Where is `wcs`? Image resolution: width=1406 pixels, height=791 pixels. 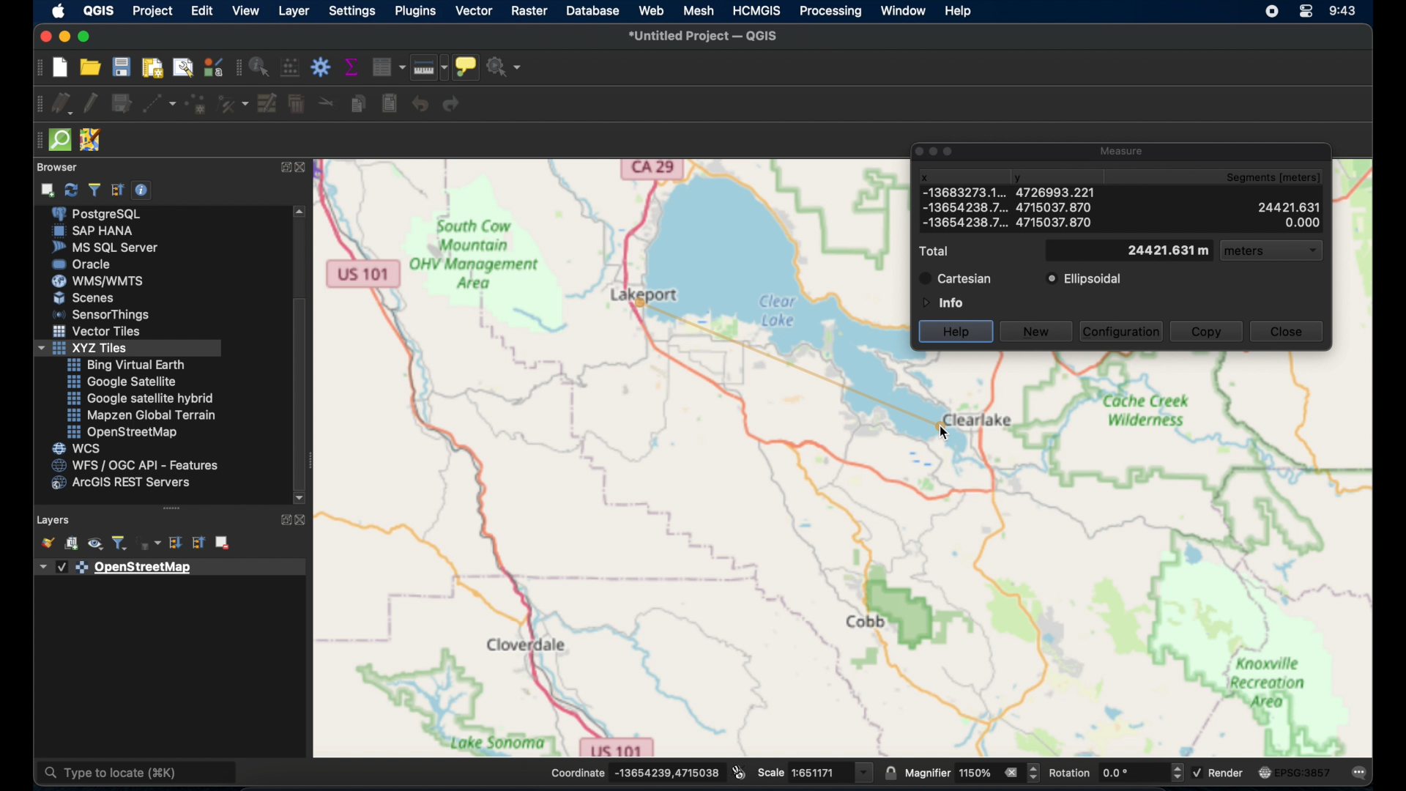 wcs is located at coordinates (78, 448).